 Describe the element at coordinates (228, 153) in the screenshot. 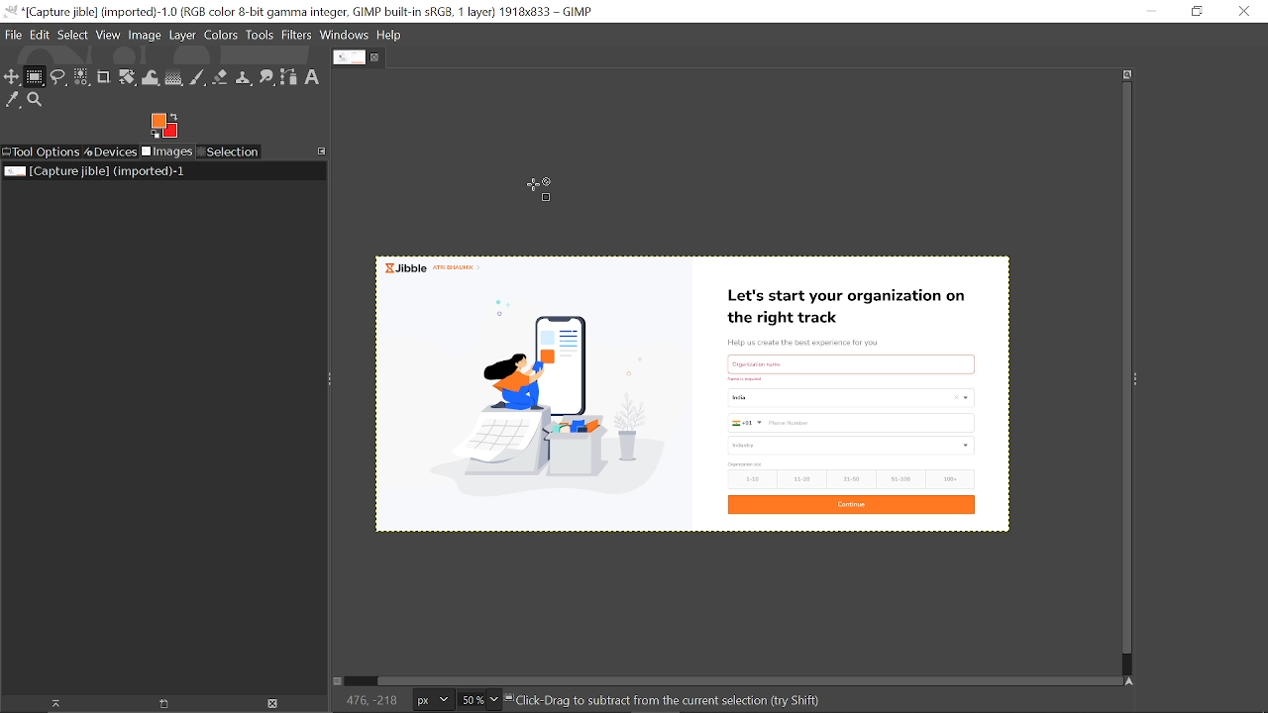

I see `Selection` at that location.